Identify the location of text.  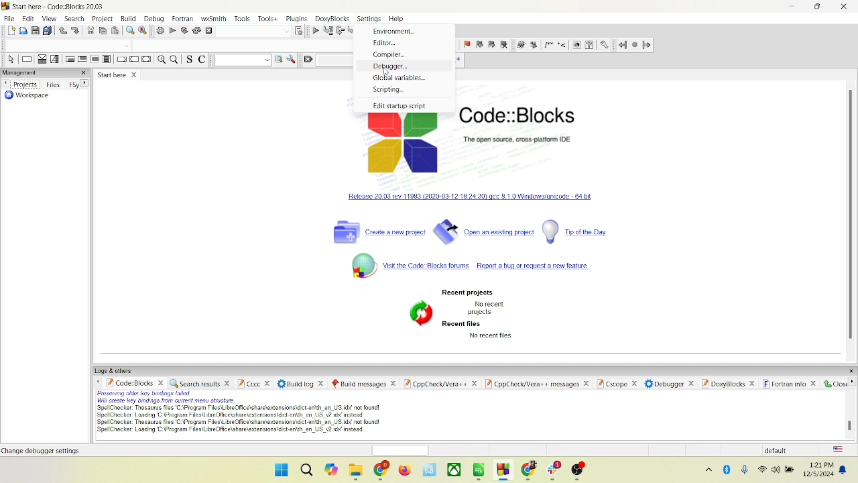
(235, 413).